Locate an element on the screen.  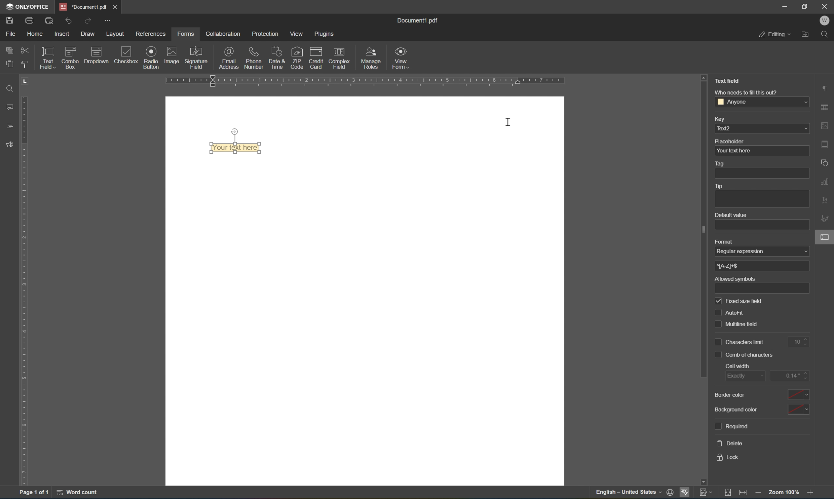
close is located at coordinates (826, 5).